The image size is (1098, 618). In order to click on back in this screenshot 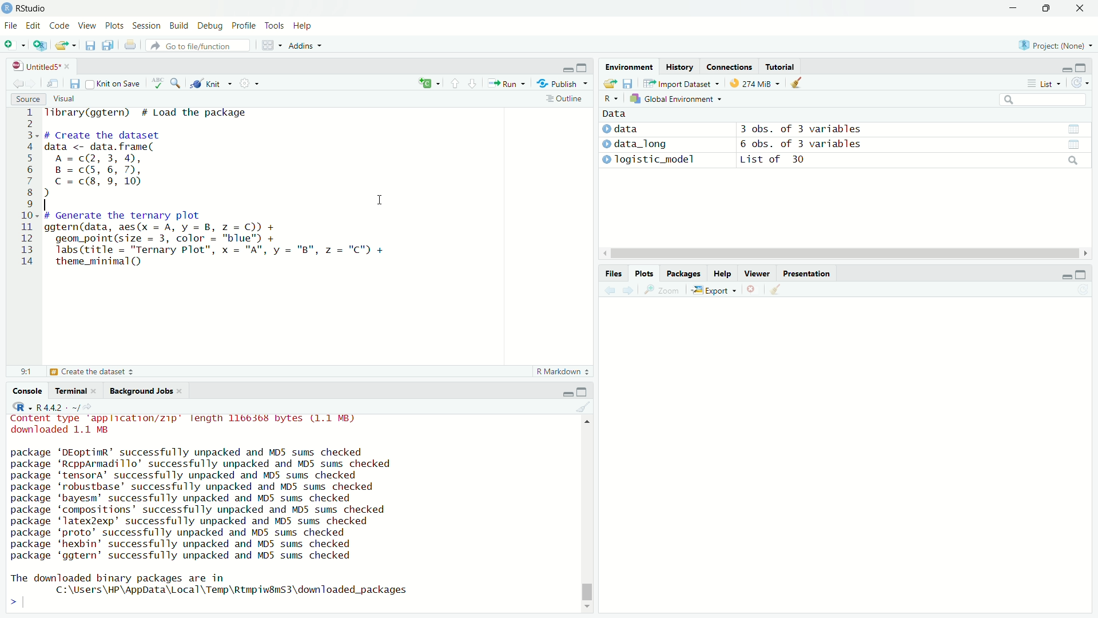, I will do `click(16, 82)`.